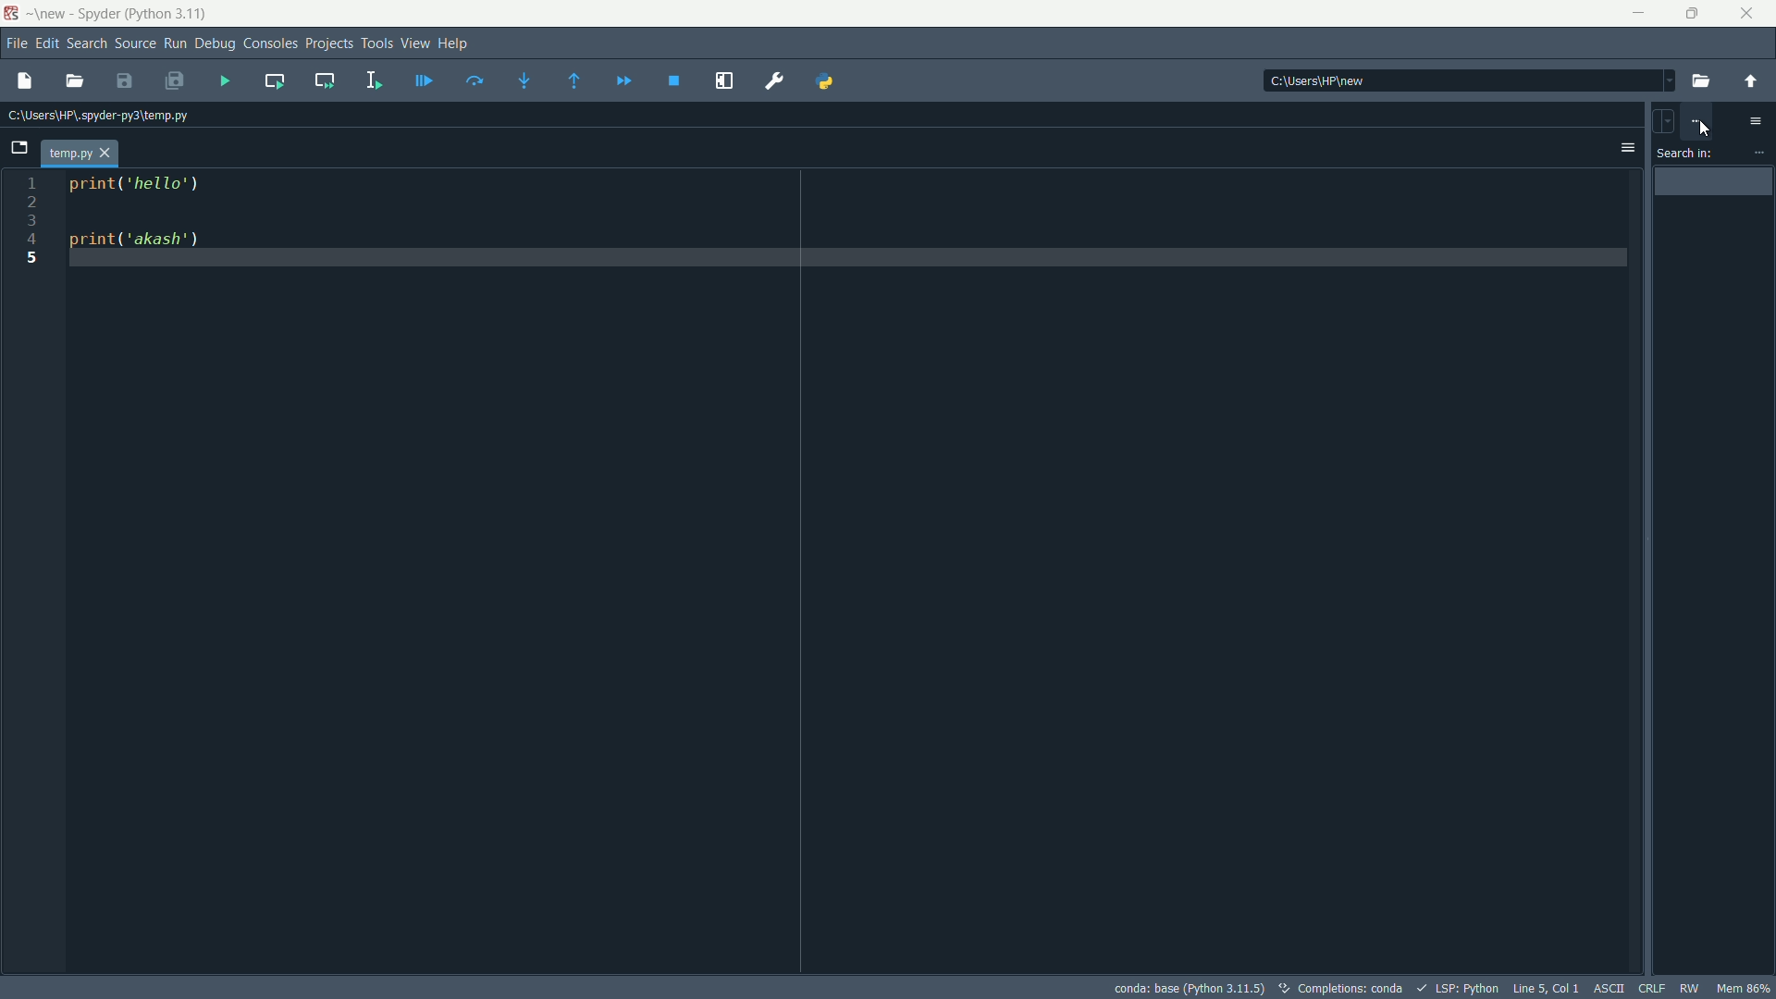 This screenshot has width=1776, height=999. What do you see at coordinates (1687, 154) in the screenshot?
I see `Search in:` at bounding box center [1687, 154].